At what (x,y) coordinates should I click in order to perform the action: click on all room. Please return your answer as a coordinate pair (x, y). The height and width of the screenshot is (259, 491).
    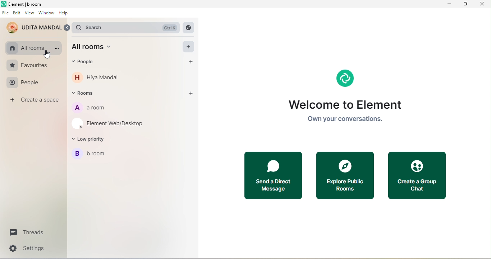
    Looking at the image, I should click on (95, 48).